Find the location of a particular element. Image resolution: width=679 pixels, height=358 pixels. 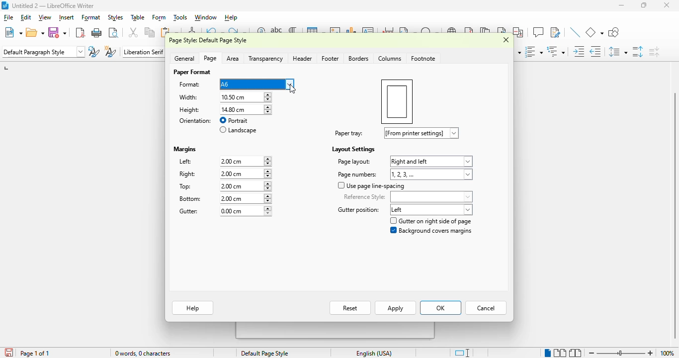

toggle print preview is located at coordinates (114, 33).